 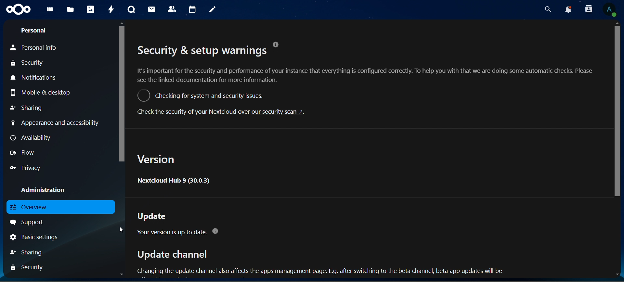 I want to click on search contacts, so click(x=589, y=10).